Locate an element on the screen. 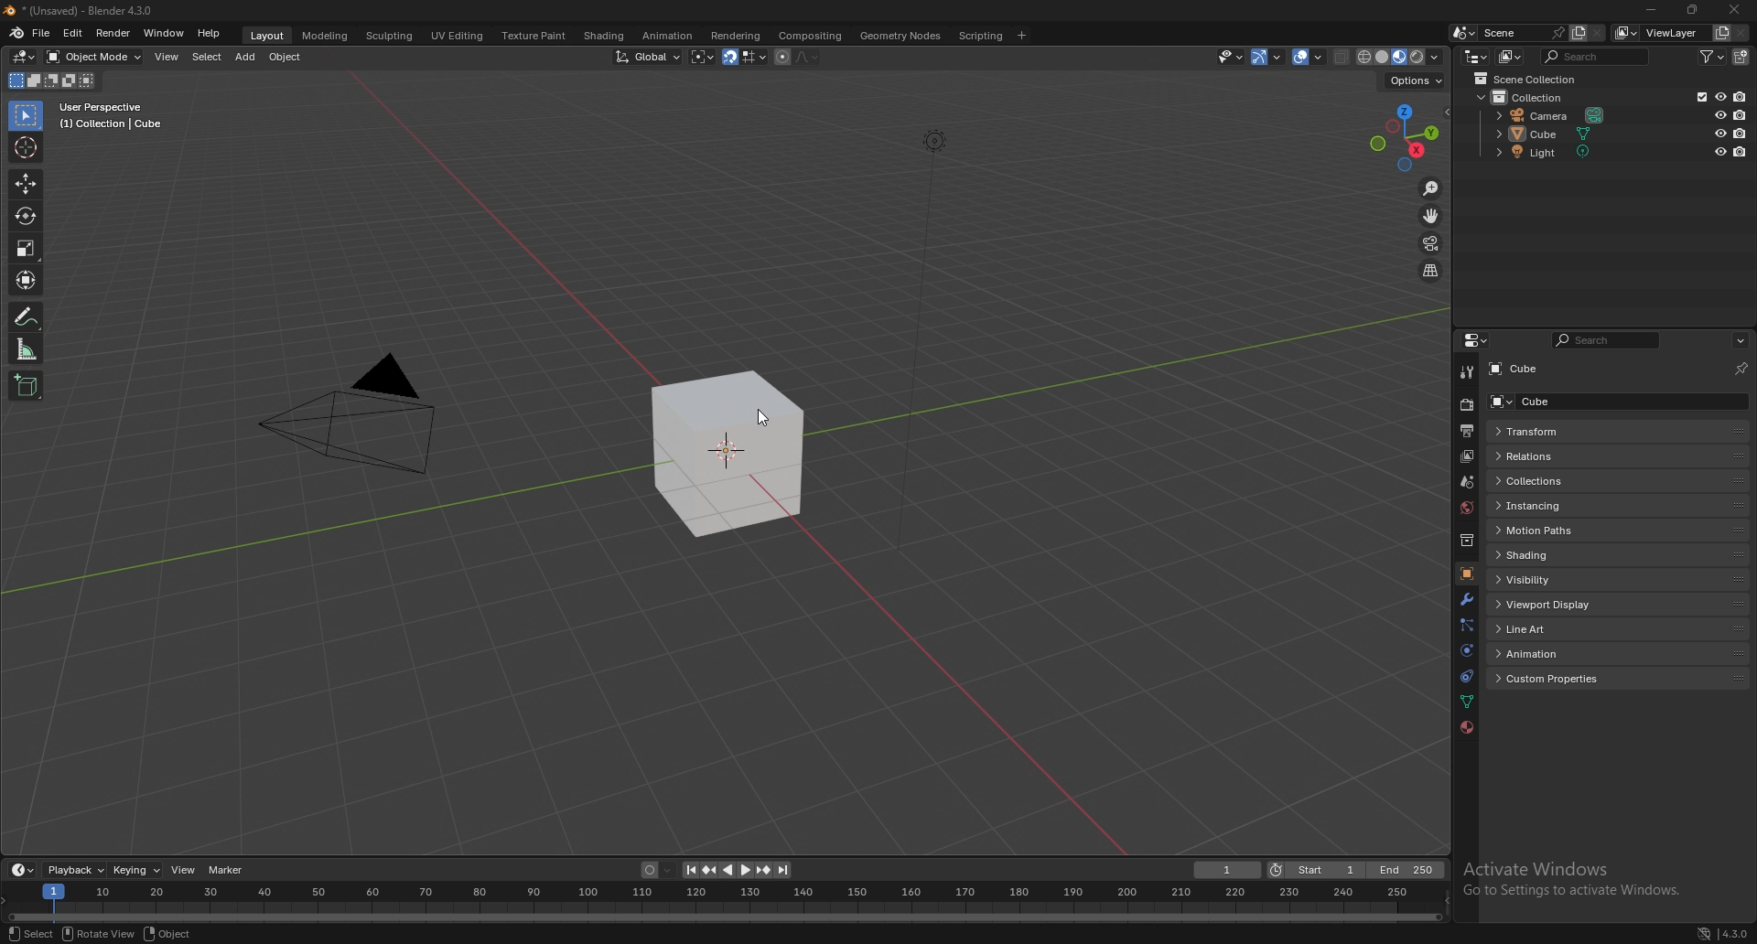 The image size is (1757, 944). proportional editing fall off is located at coordinates (803, 56).